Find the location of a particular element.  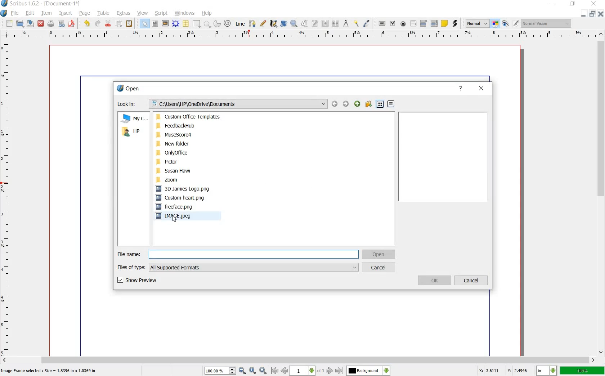

Look In is located at coordinates (129, 105).